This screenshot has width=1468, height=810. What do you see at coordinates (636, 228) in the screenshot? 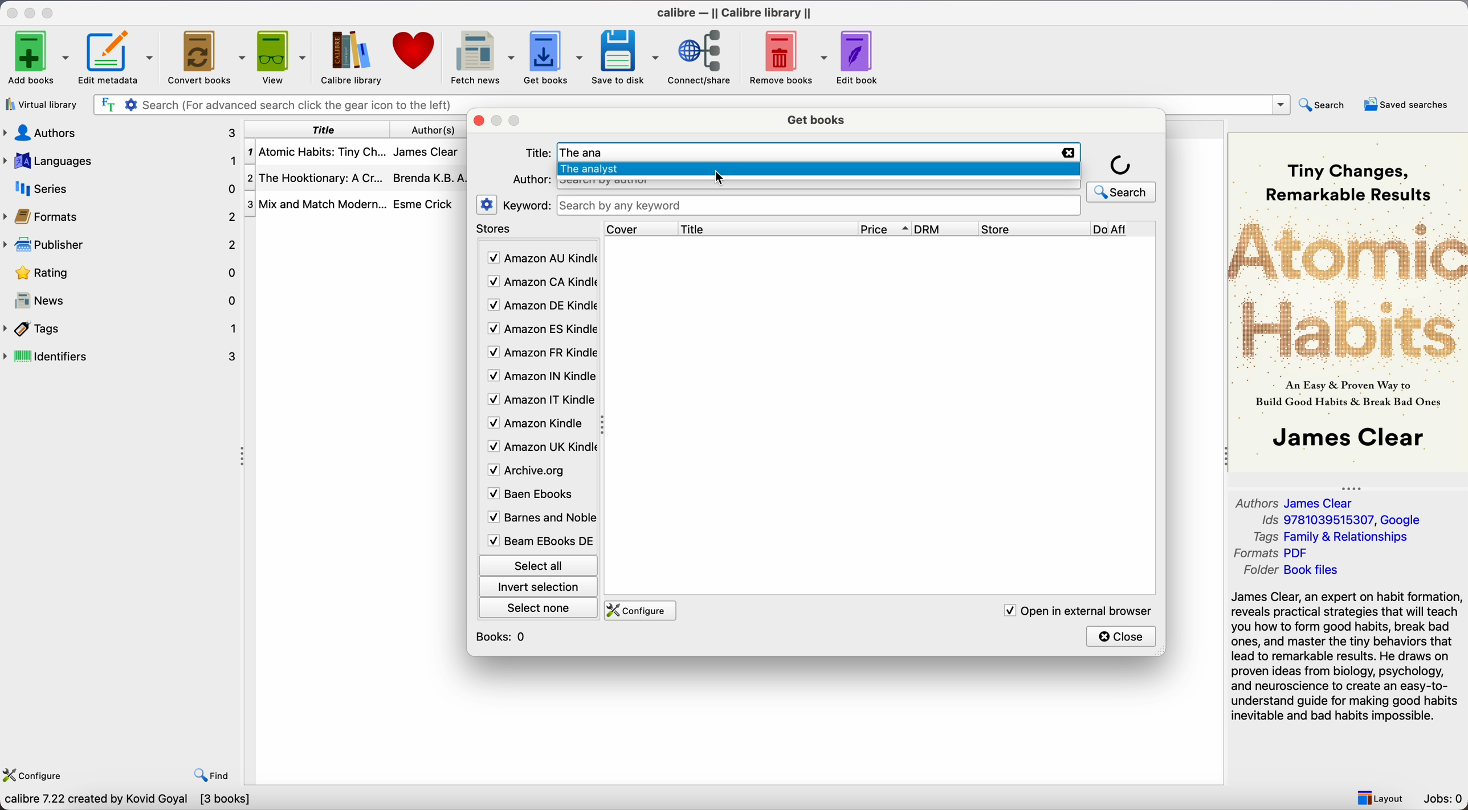
I see `cover` at bounding box center [636, 228].